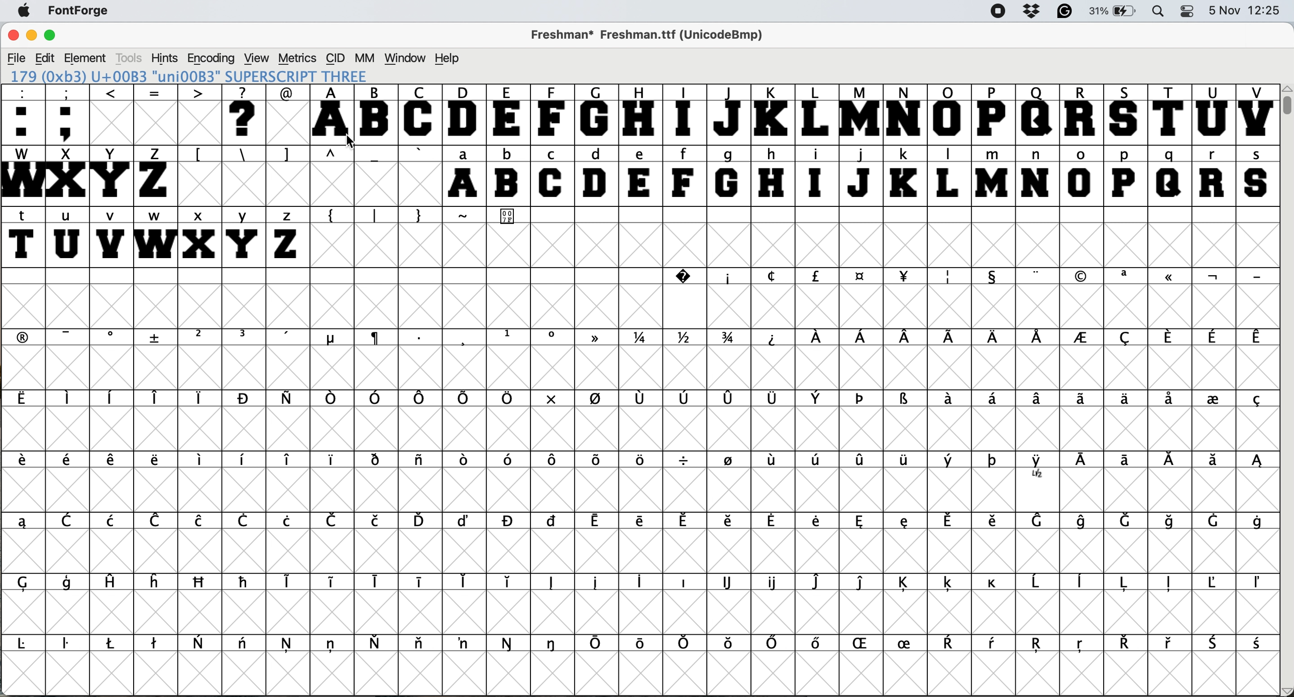 This screenshot has width=1294, height=697. Describe the element at coordinates (201, 338) in the screenshot. I see `` at that location.